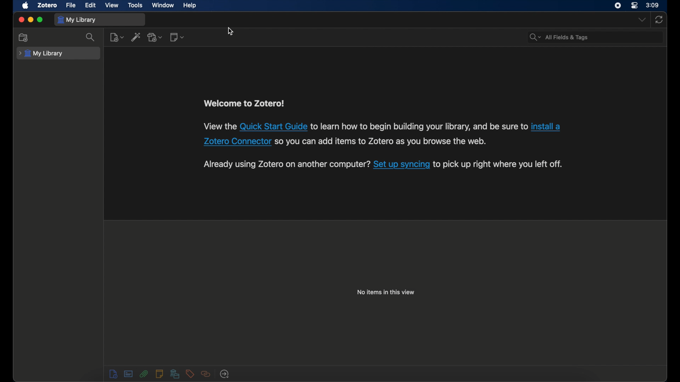 The width and height of the screenshot is (680, 382). I want to click on locate, so click(225, 374).